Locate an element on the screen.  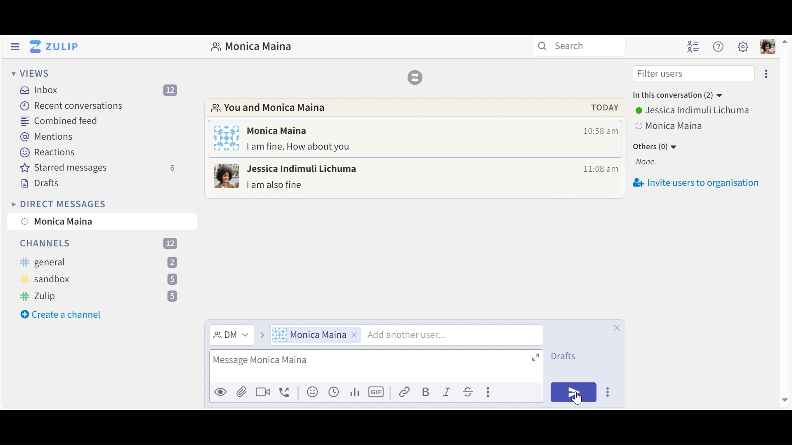
Upload file is located at coordinates (243, 390).